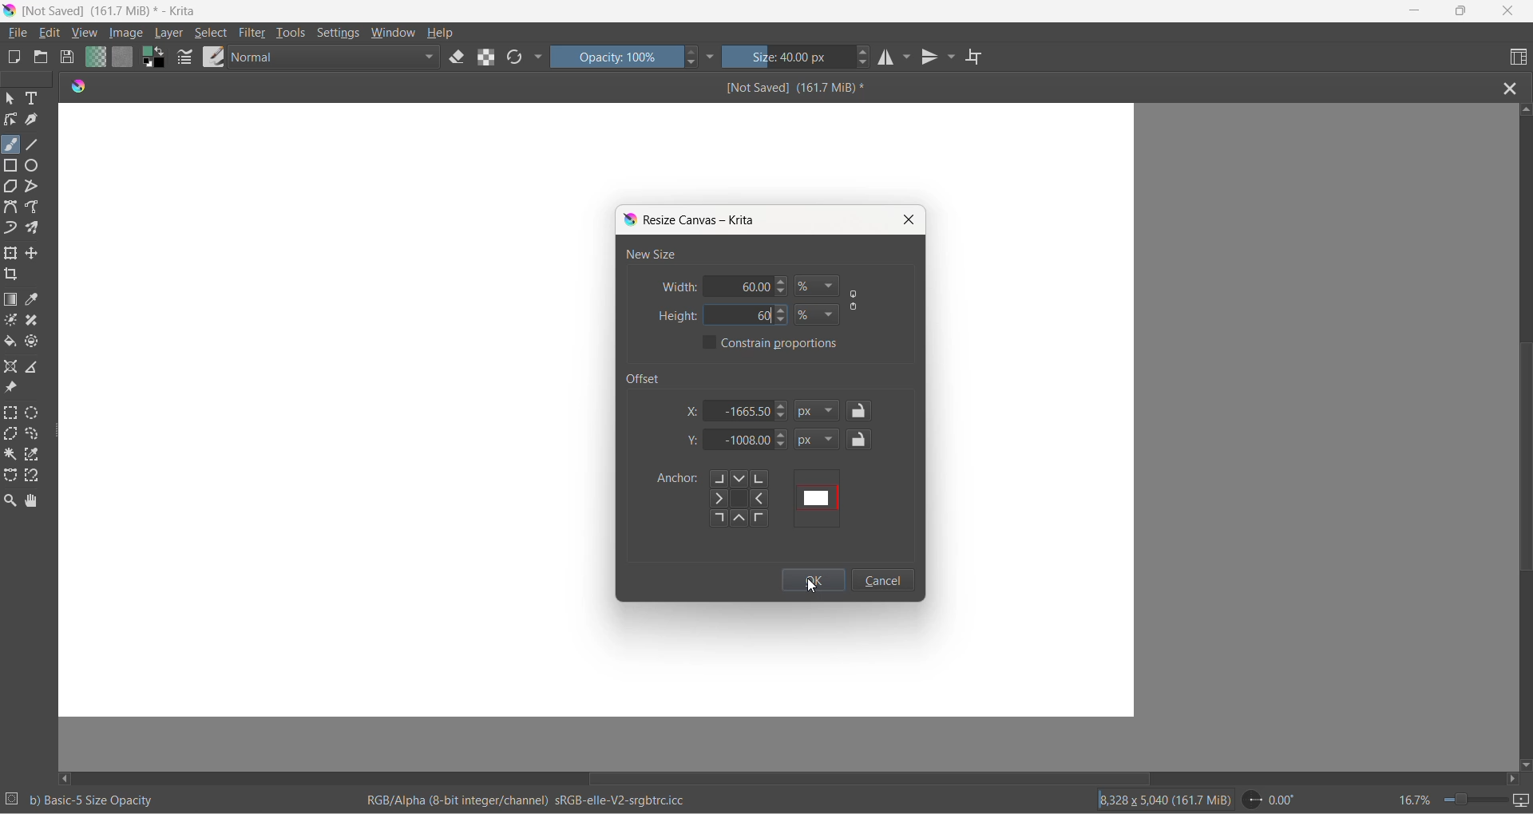 The height and width of the screenshot is (814, 1533). What do you see at coordinates (692, 53) in the screenshot?
I see `increment opacity` at bounding box center [692, 53].